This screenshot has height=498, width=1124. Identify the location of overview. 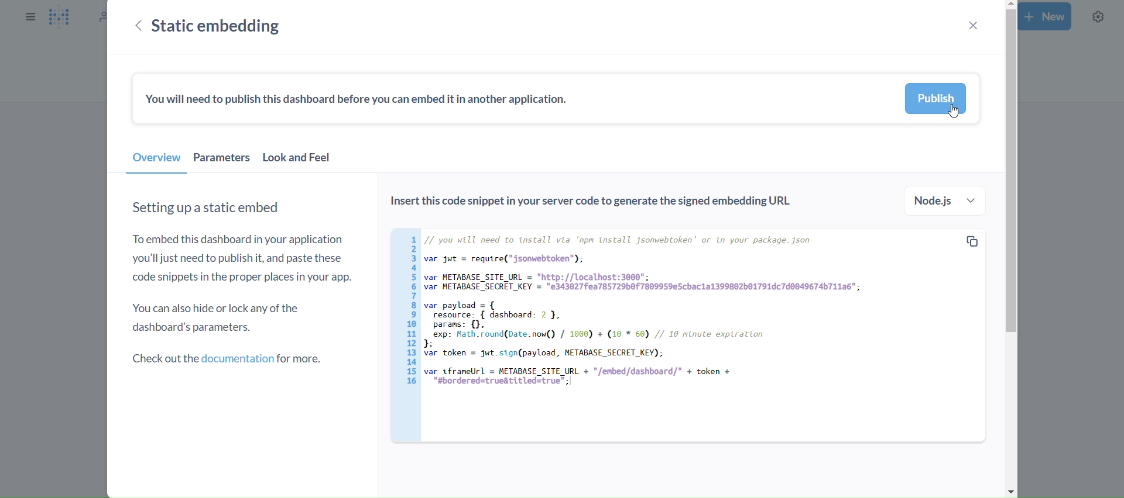
(156, 161).